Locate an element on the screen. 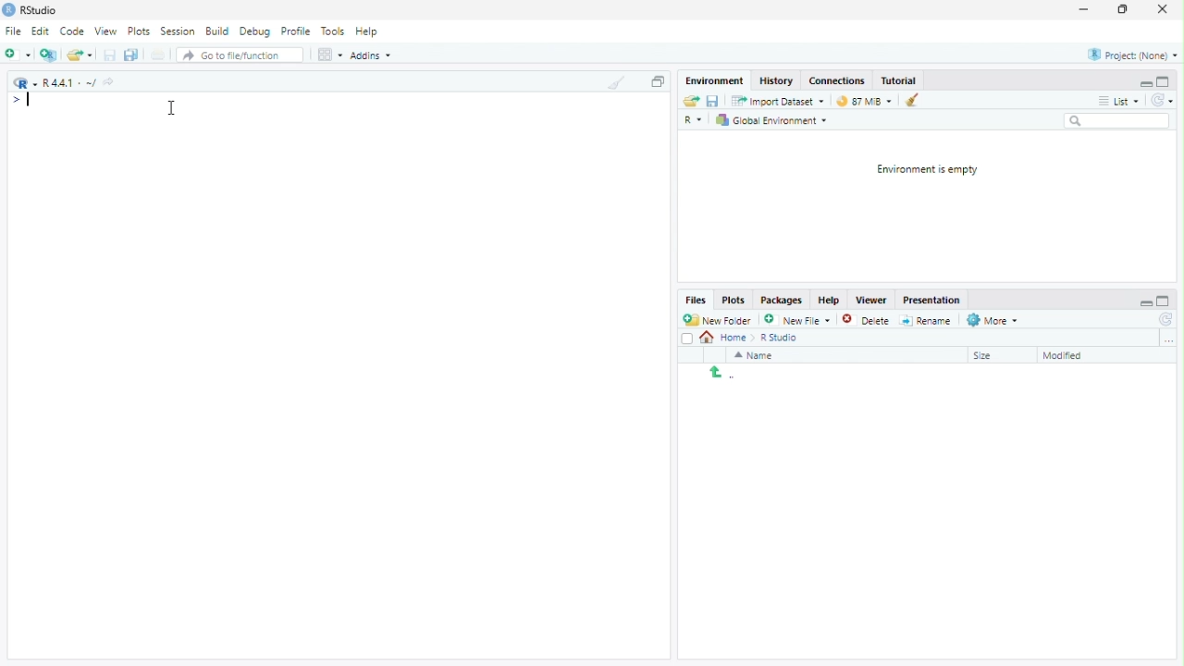 This screenshot has width=1184, height=666. Open is located at coordinates (692, 101).